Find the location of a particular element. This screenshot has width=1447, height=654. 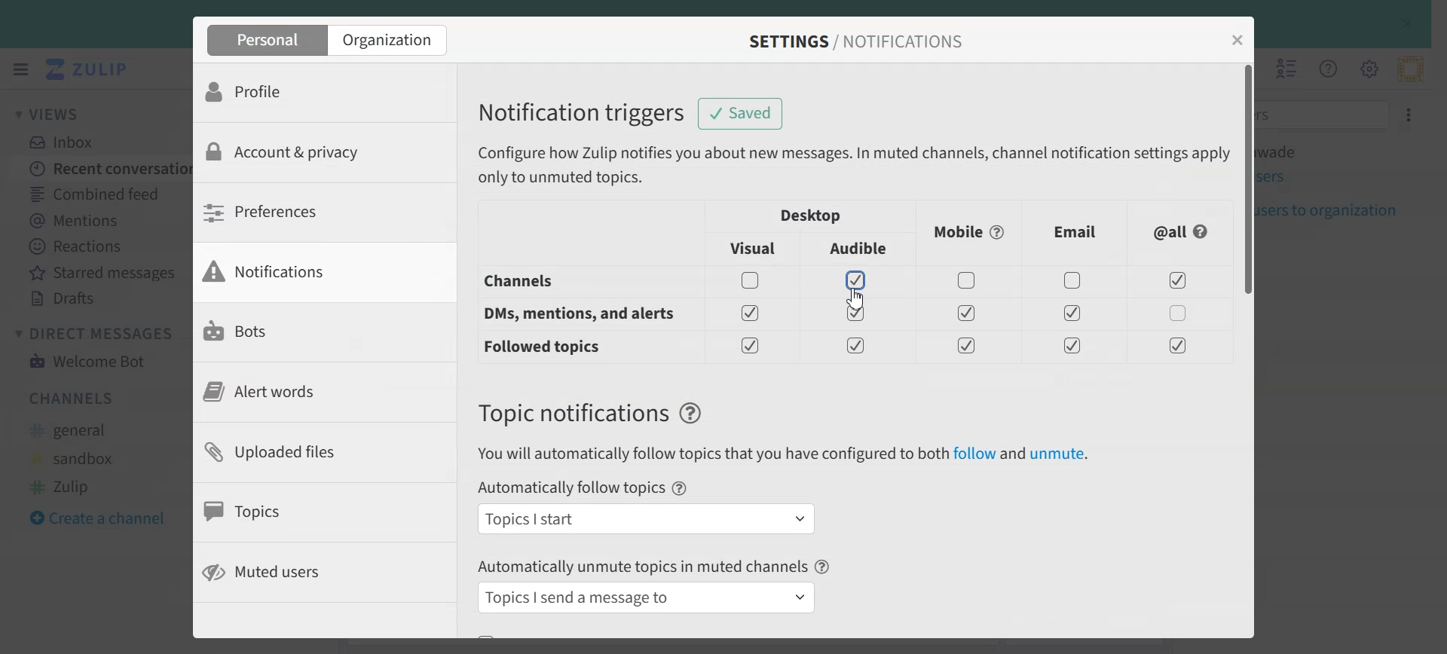

Bots is located at coordinates (306, 332).